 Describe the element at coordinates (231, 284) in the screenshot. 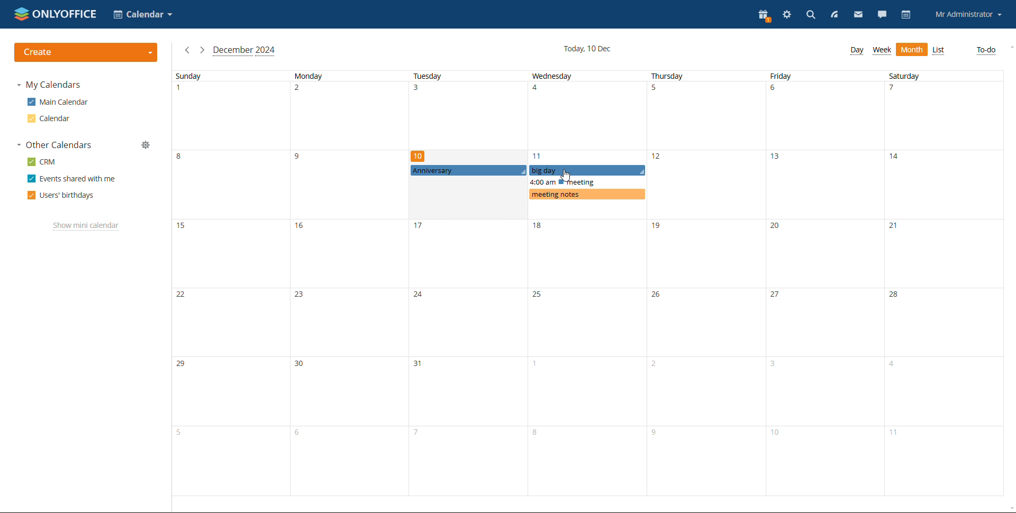

I see `sunday` at that location.